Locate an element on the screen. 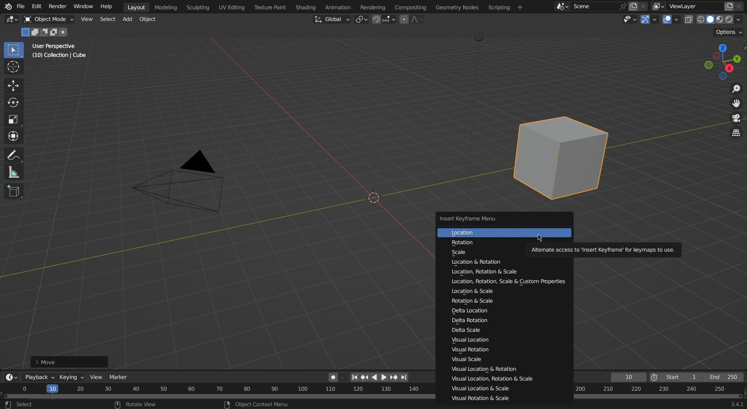 This screenshot has height=409, width=747. Measure is located at coordinates (13, 173).